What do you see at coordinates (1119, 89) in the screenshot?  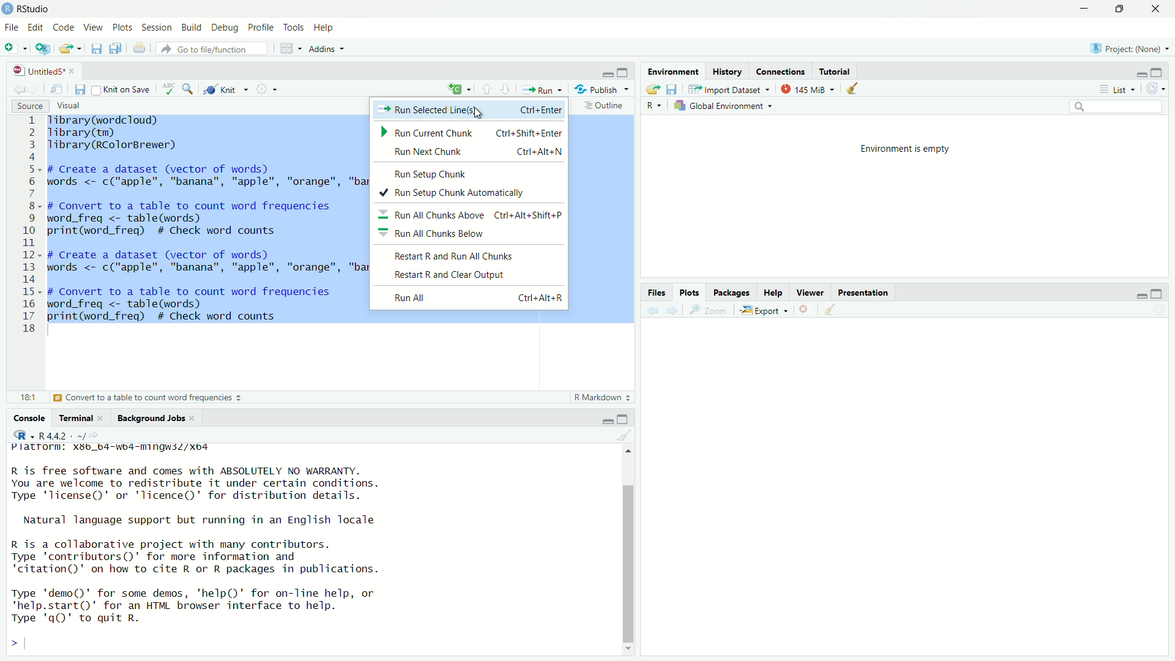 I see `List` at bounding box center [1119, 89].